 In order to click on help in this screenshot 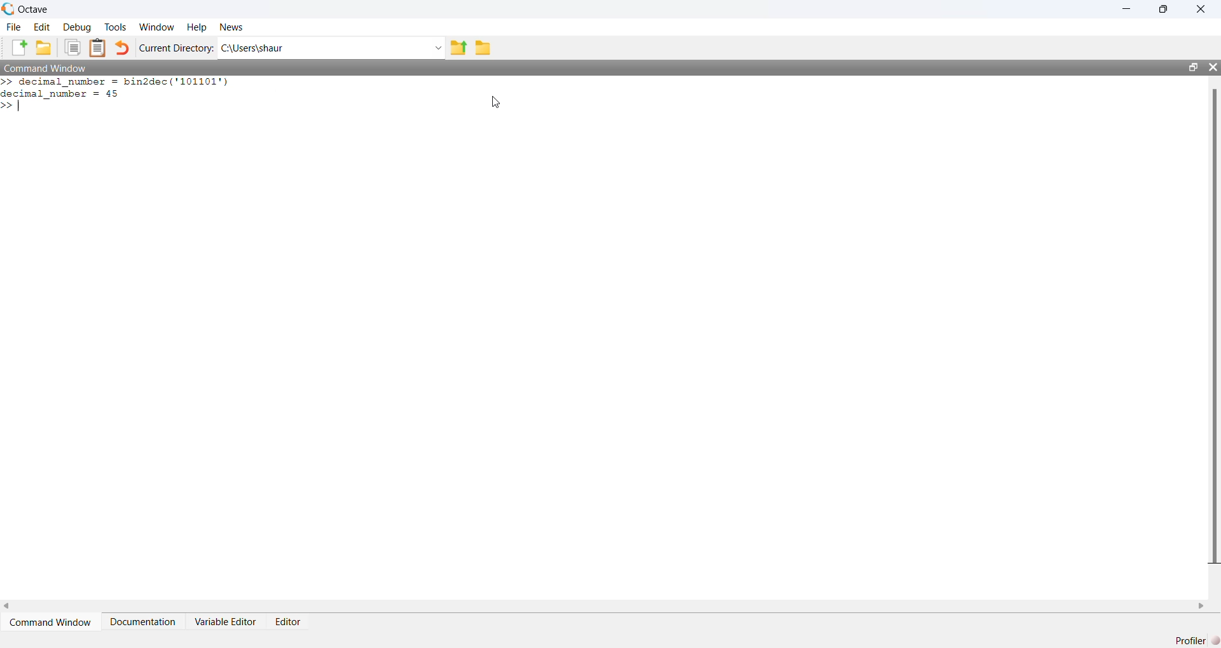, I will do `click(197, 28)`.